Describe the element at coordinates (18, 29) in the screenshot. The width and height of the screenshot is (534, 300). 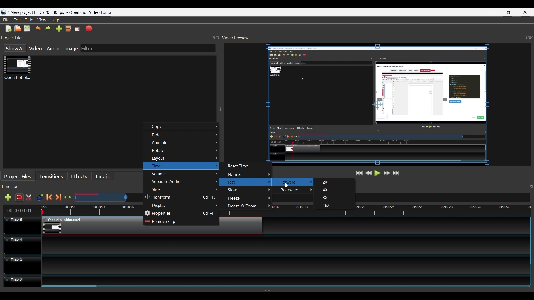
I see `Open File` at that location.